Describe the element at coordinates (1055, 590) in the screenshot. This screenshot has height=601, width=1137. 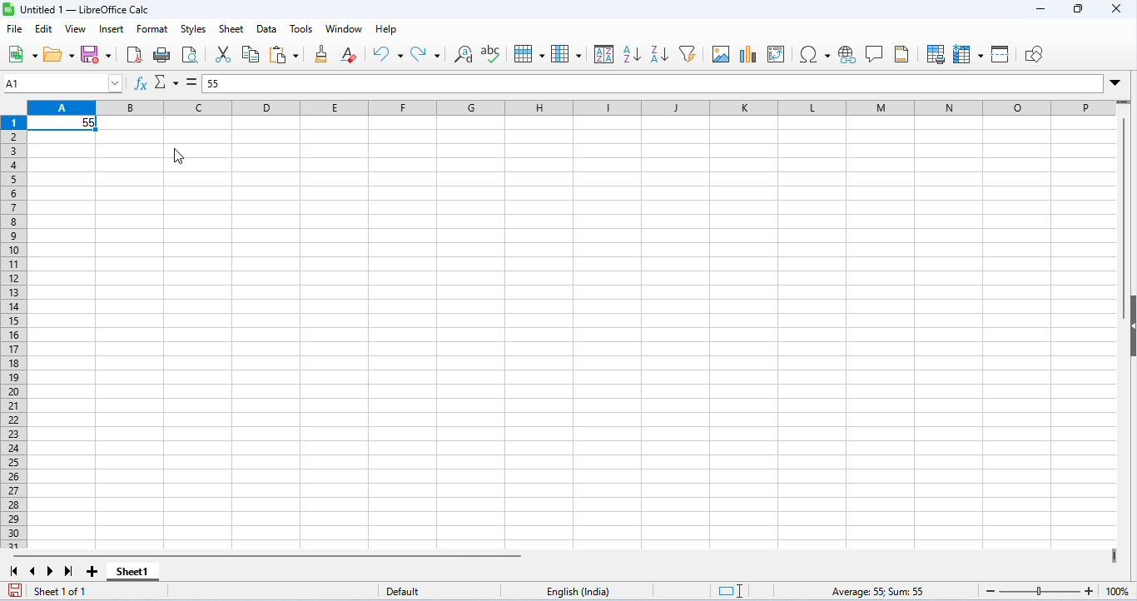
I see `zoom` at that location.